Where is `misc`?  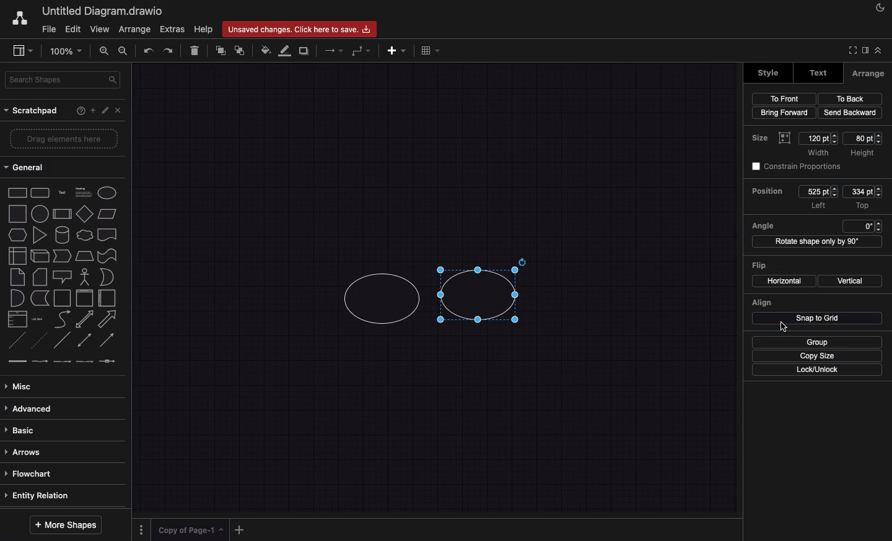
misc is located at coordinates (61, 387).